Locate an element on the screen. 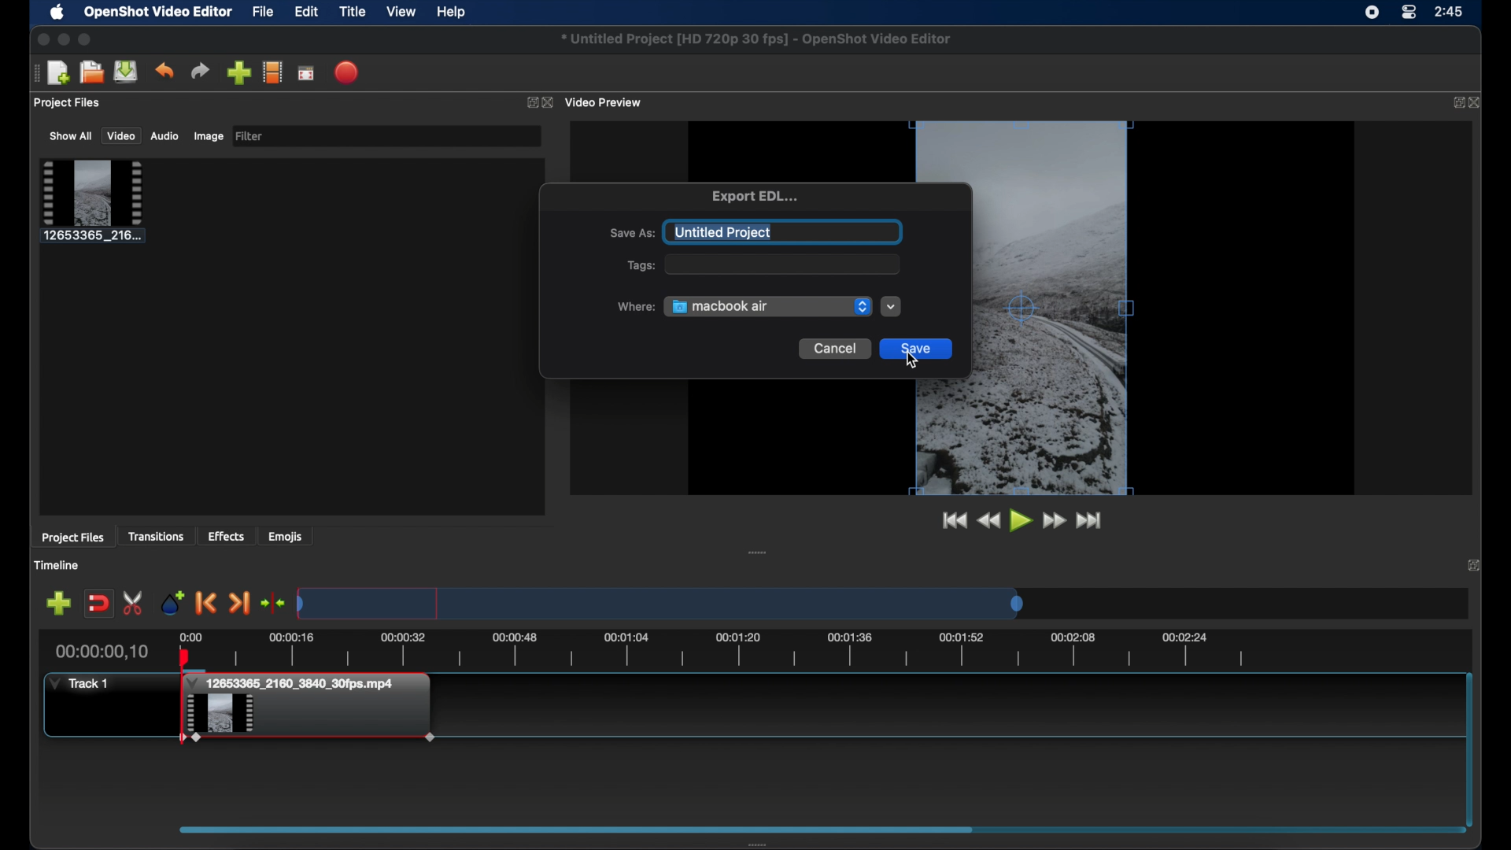  clip is located at coordinates (93, 201).